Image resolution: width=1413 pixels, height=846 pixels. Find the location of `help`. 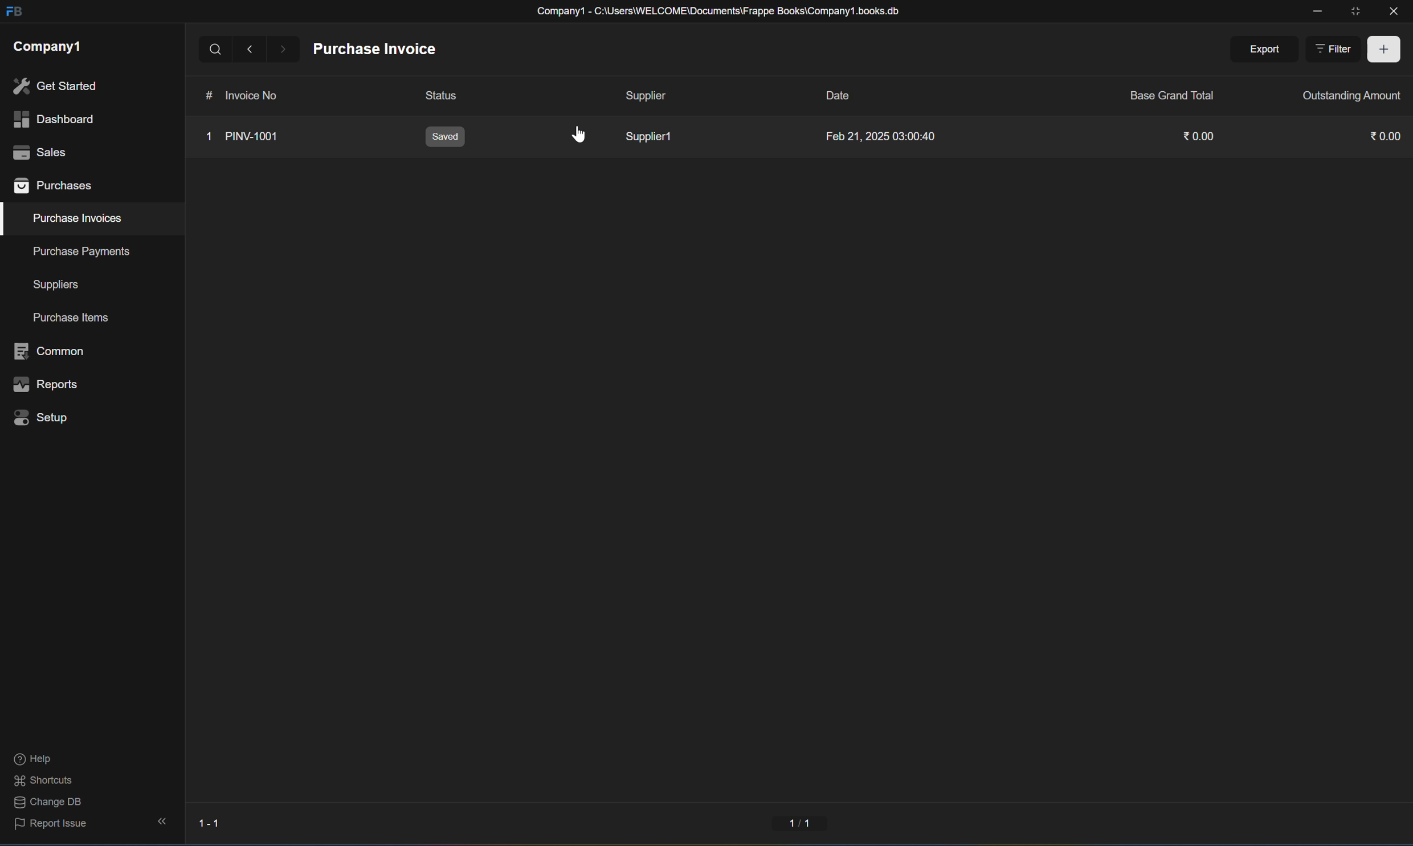

help is located at coordinates (32, 760).